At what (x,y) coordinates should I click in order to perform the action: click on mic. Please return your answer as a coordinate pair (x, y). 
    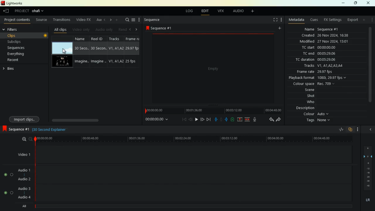
    Looking at the image, I should click on (254, 120).